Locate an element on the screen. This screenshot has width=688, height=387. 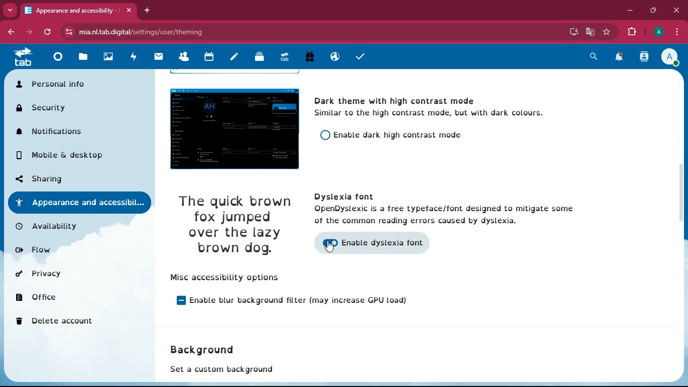
url is located at coordinates (142, 32).